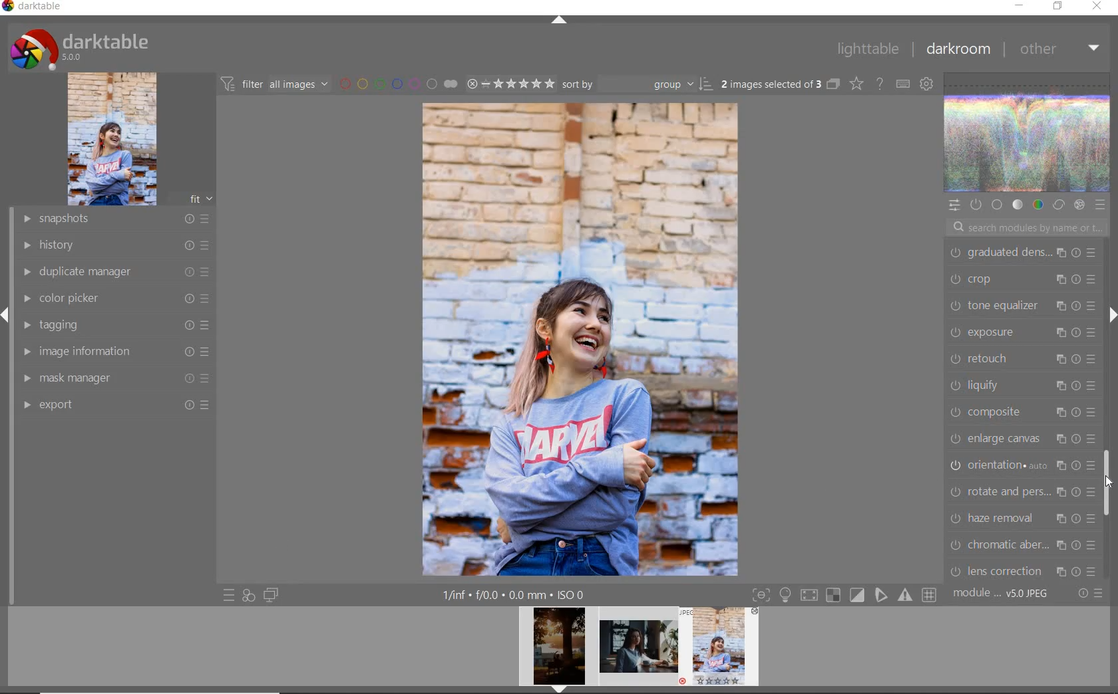 The height and width of the screenshot is (694, 1118). Describe the element at coordinates (879, 82) in the screenshot. I see `ENABLE ONLINE FOR HELP` at that location.